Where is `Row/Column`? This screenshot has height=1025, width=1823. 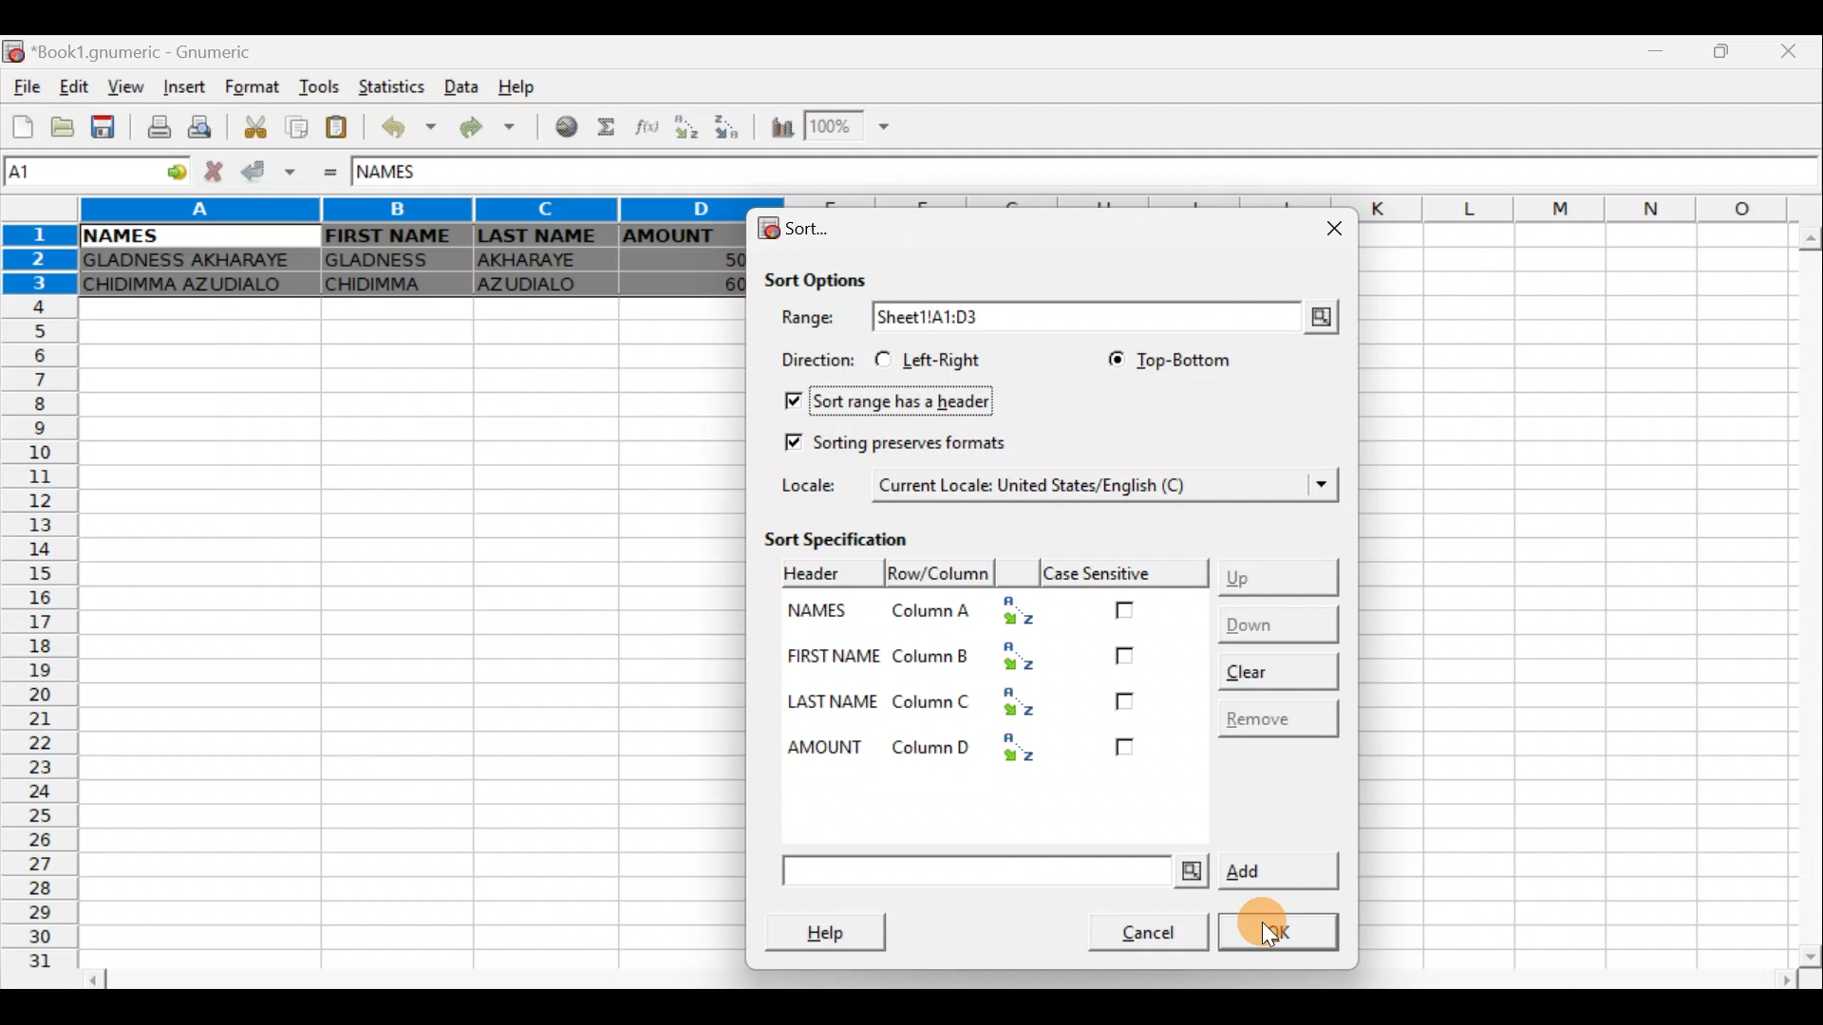
Row/Column is located at coordinates (826, 572).